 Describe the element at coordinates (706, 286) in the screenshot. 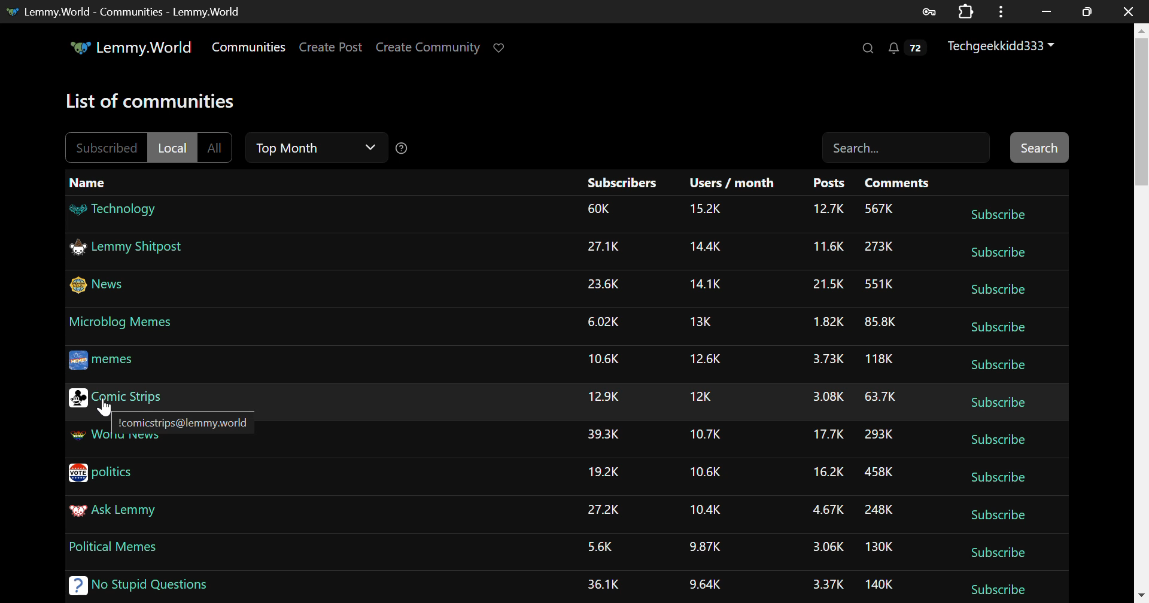

I see `Amount` at that location.